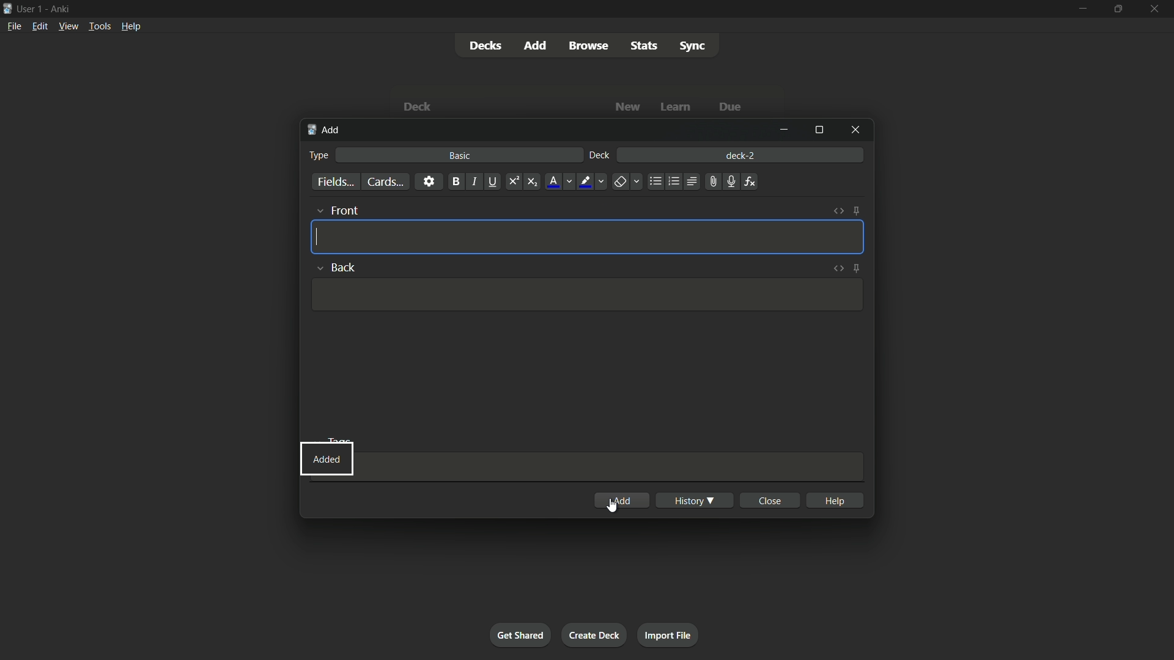  Describe the element at coordinates (655, 182) in the screenshot. I see `unordered list` at that location.